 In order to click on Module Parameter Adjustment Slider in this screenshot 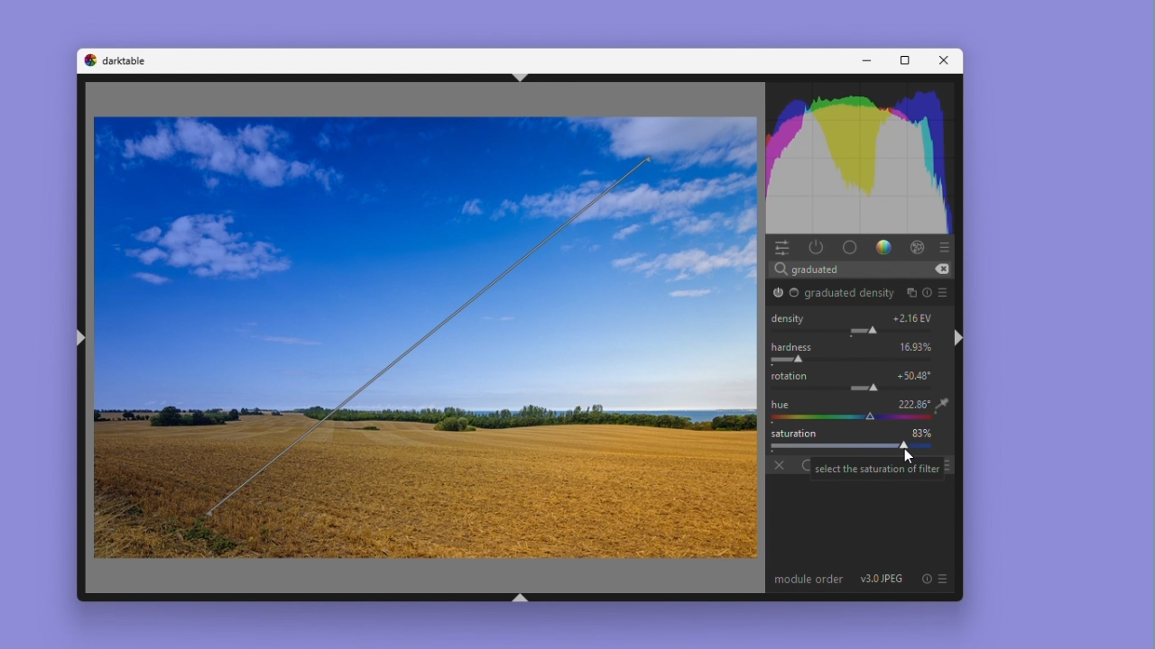, I will do `click(856, 331)`.